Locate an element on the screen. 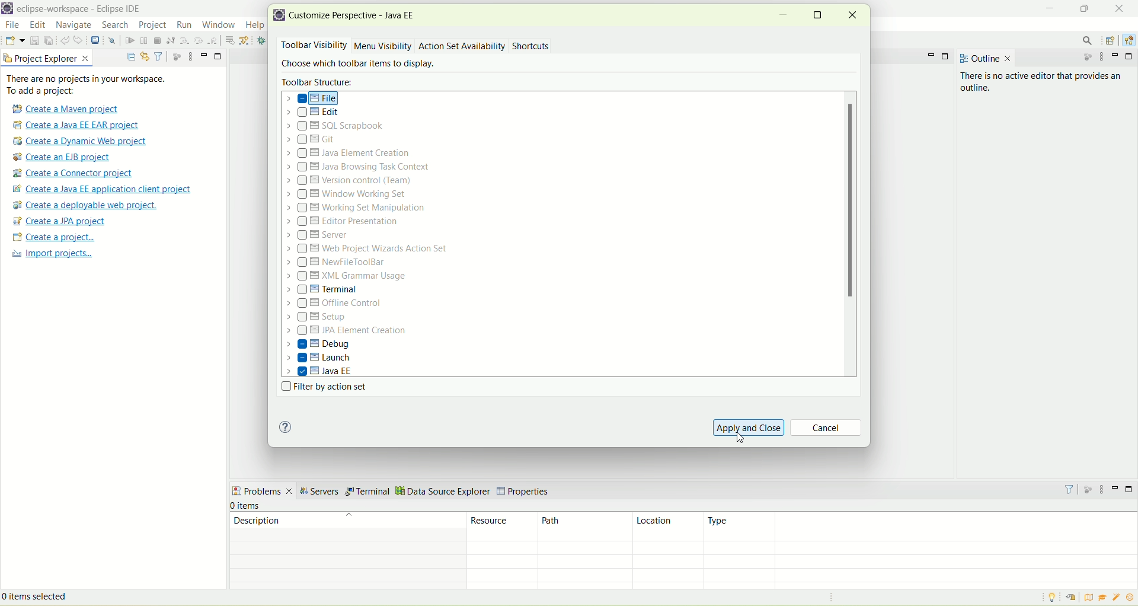 Image resolution: width=1138 pixels, height=606 pixels. minimize is located at coordinates (1117, 57).